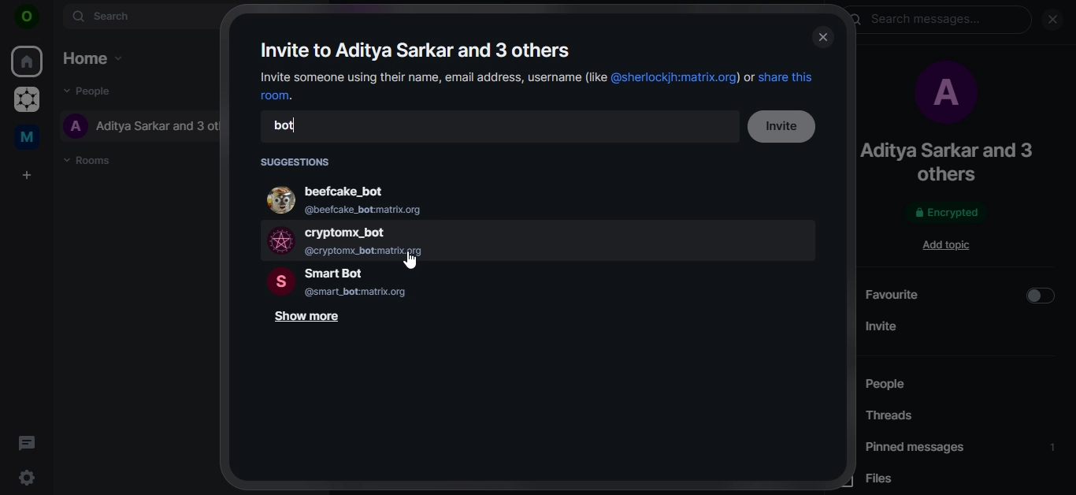 This screenshot has width=1076, height=495. I want to click on icon, so click(27, 19).